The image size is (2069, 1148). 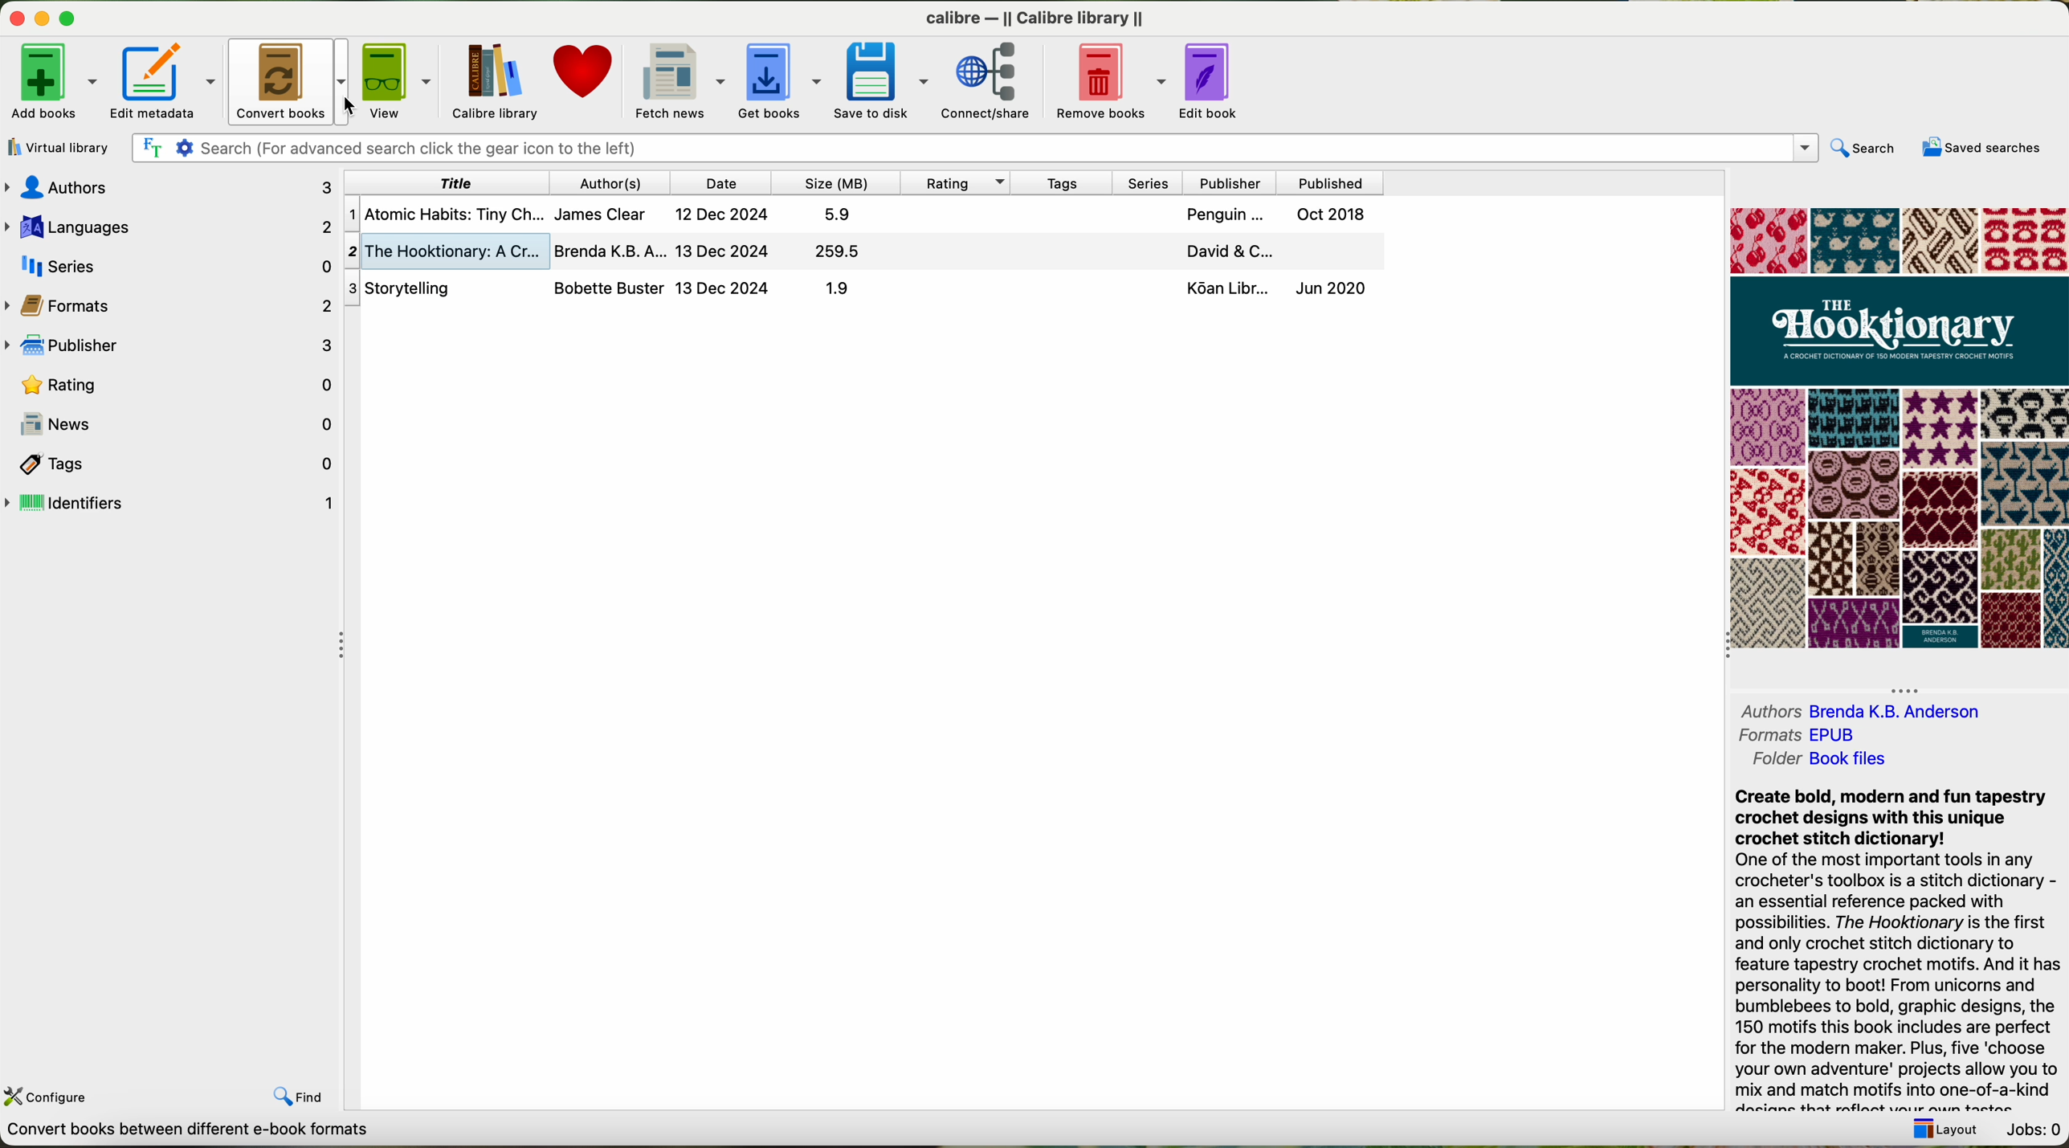 I want to click on Options, so click(x=345, y=643).